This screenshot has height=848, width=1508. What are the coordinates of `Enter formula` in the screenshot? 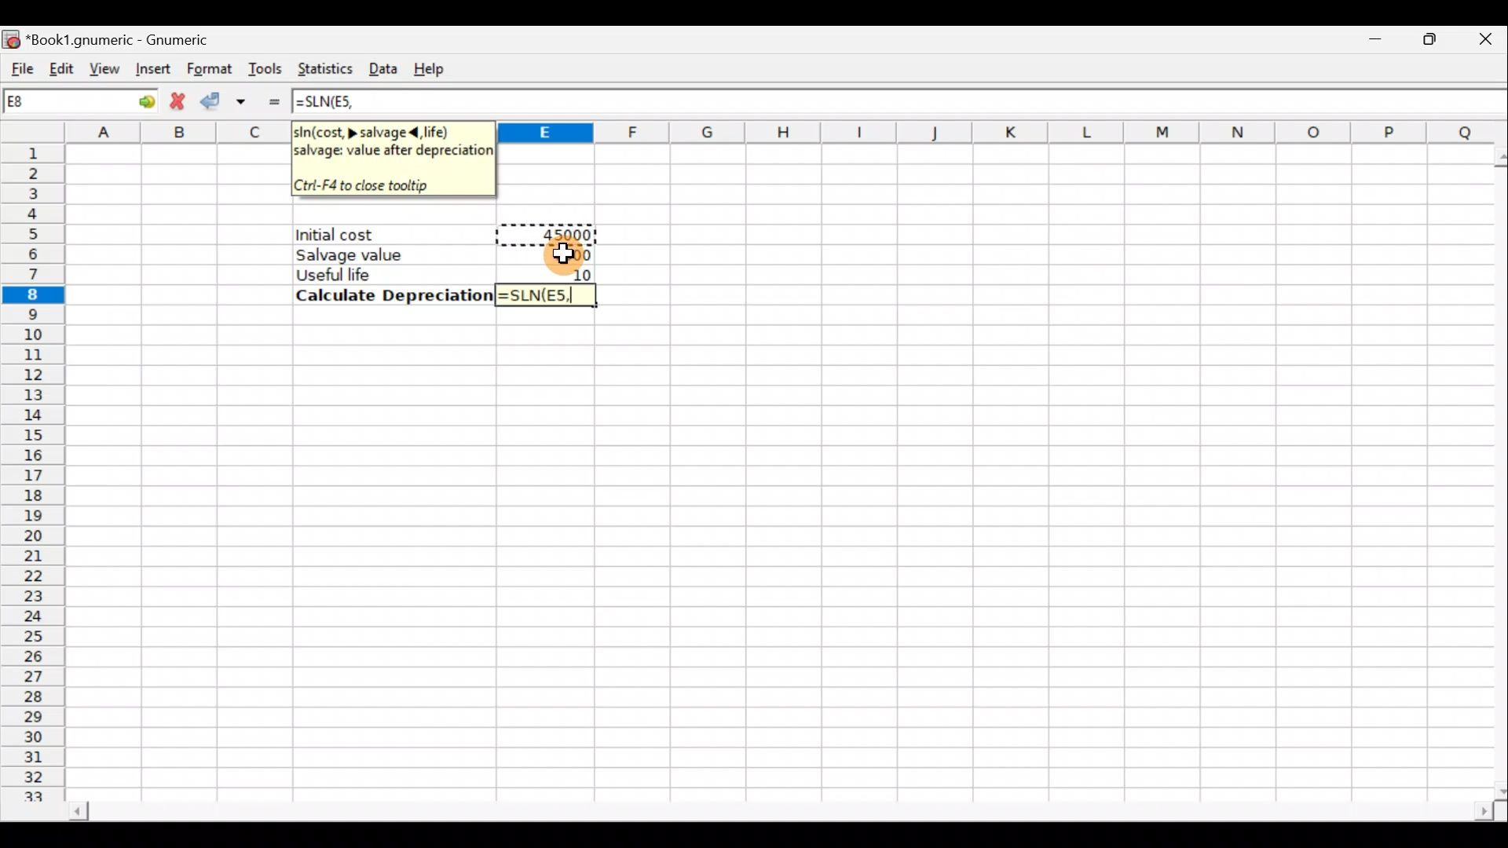 It's located at (273, 101).